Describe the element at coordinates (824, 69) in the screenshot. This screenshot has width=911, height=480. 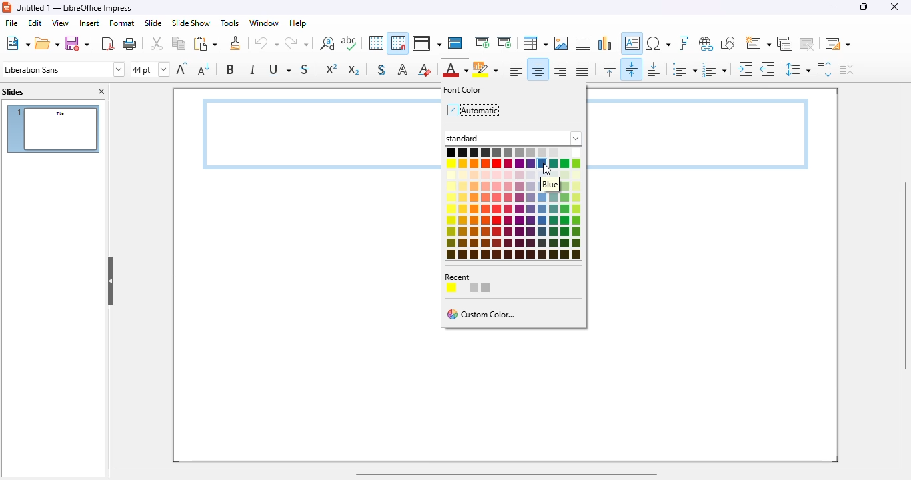
I see `increase paragraph spacing` at that location.